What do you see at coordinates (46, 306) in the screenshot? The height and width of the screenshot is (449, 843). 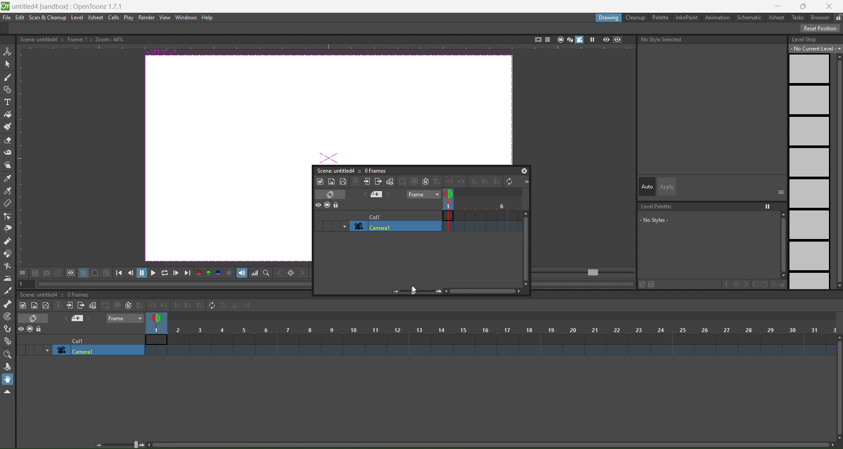 I see `new vector level` at bounding box center [46, 306].